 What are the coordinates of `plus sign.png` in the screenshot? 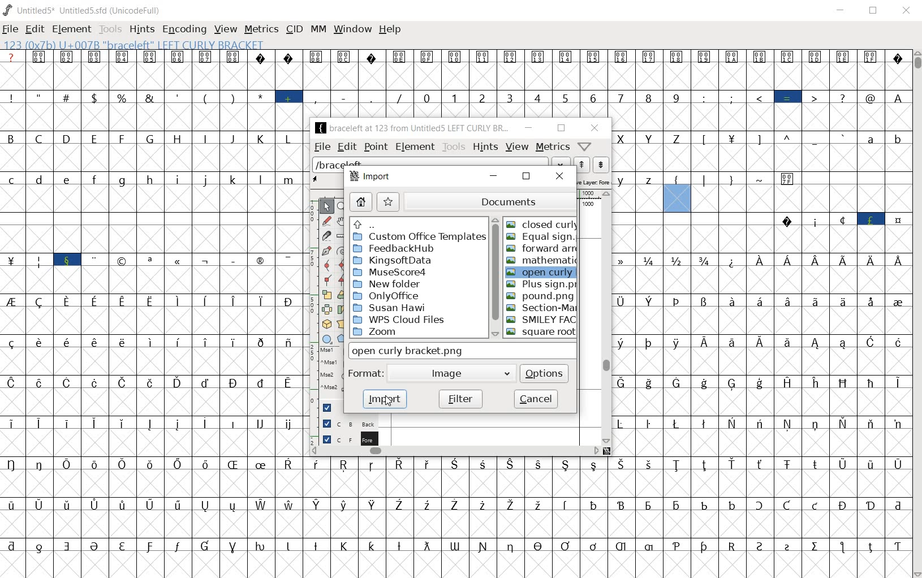 It's located at (542, 284).